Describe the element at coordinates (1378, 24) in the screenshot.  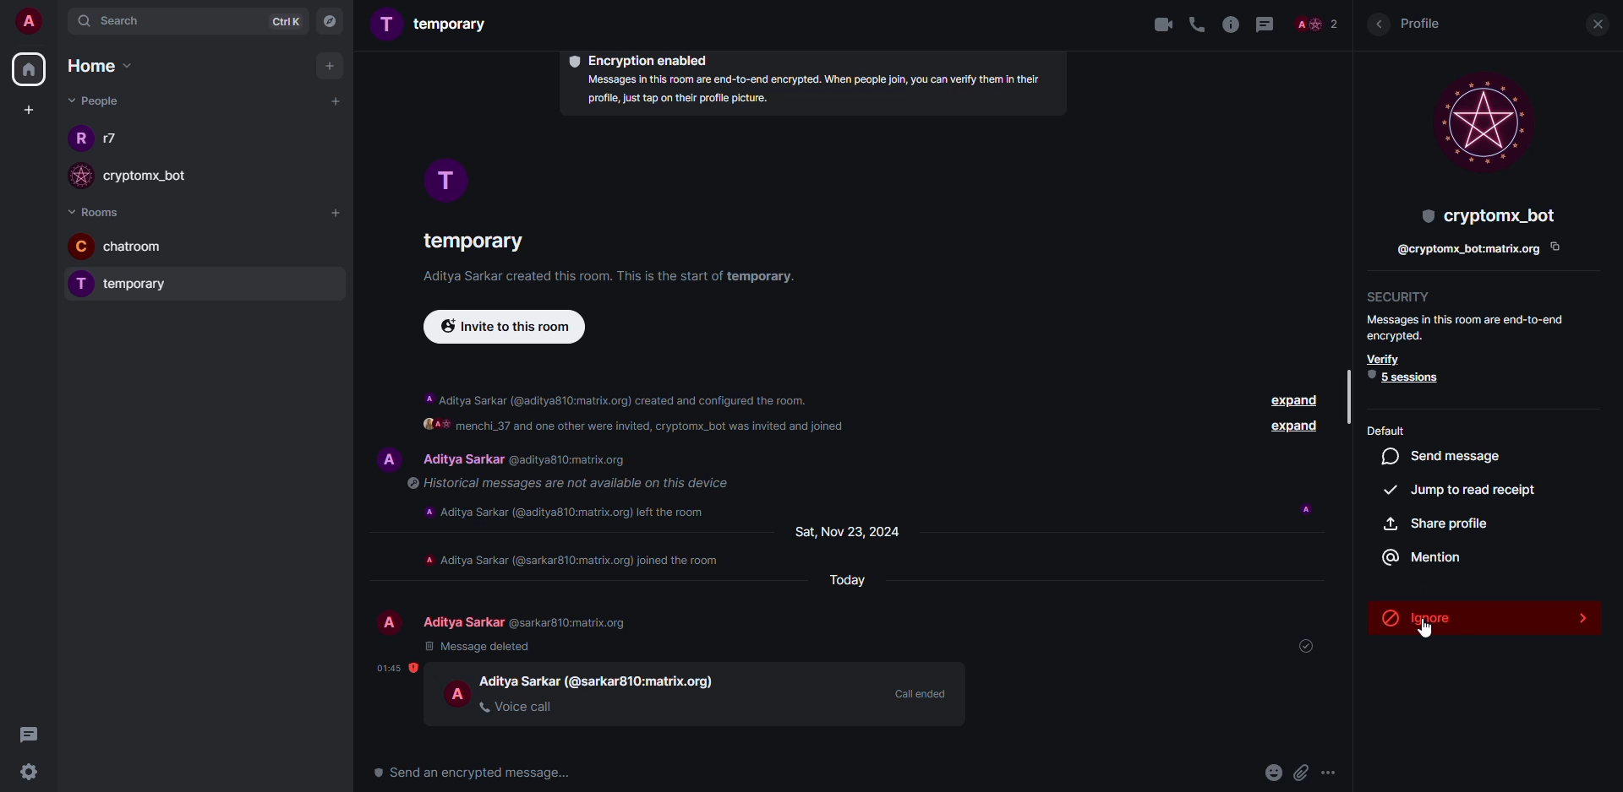
I see `back` at that location.